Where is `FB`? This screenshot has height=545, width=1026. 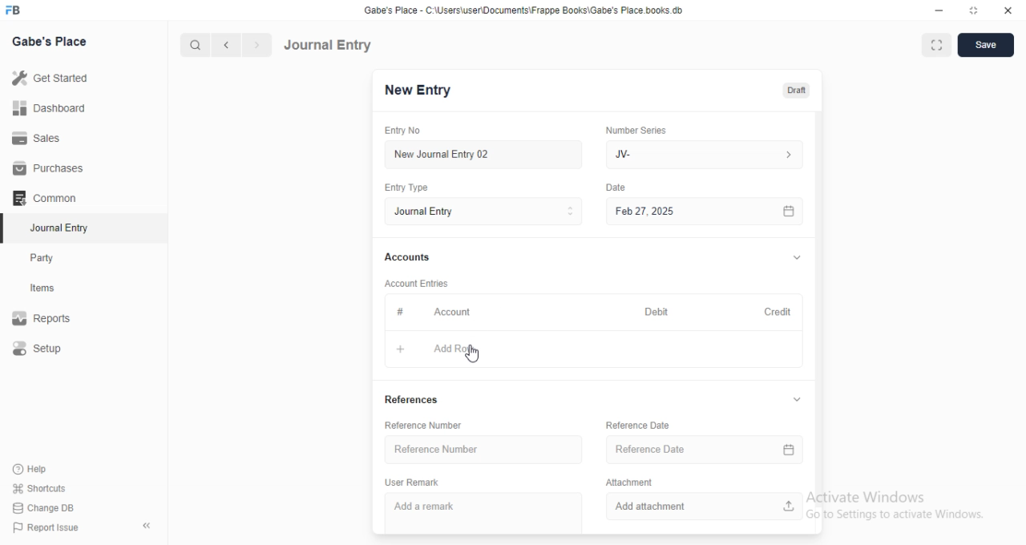 FB is located at coordinates (15, 9).